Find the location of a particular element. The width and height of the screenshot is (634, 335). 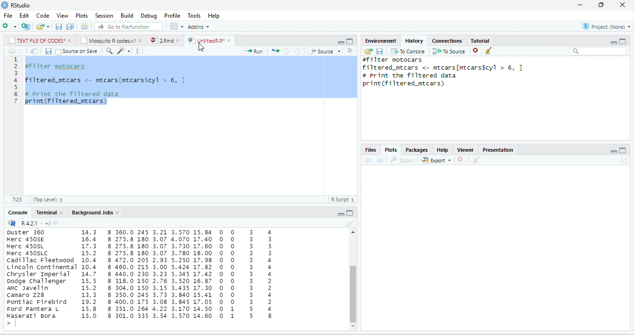

code tools is located at coordinates (124, 51).